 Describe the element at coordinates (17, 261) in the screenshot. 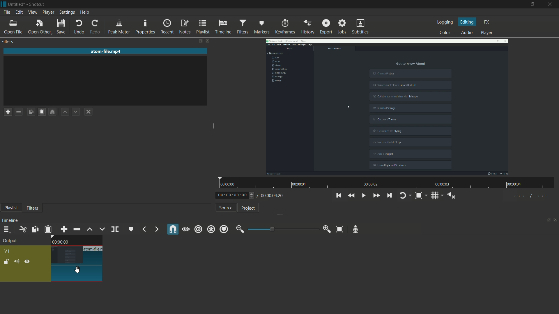

I see `mute/unmute` at that location.